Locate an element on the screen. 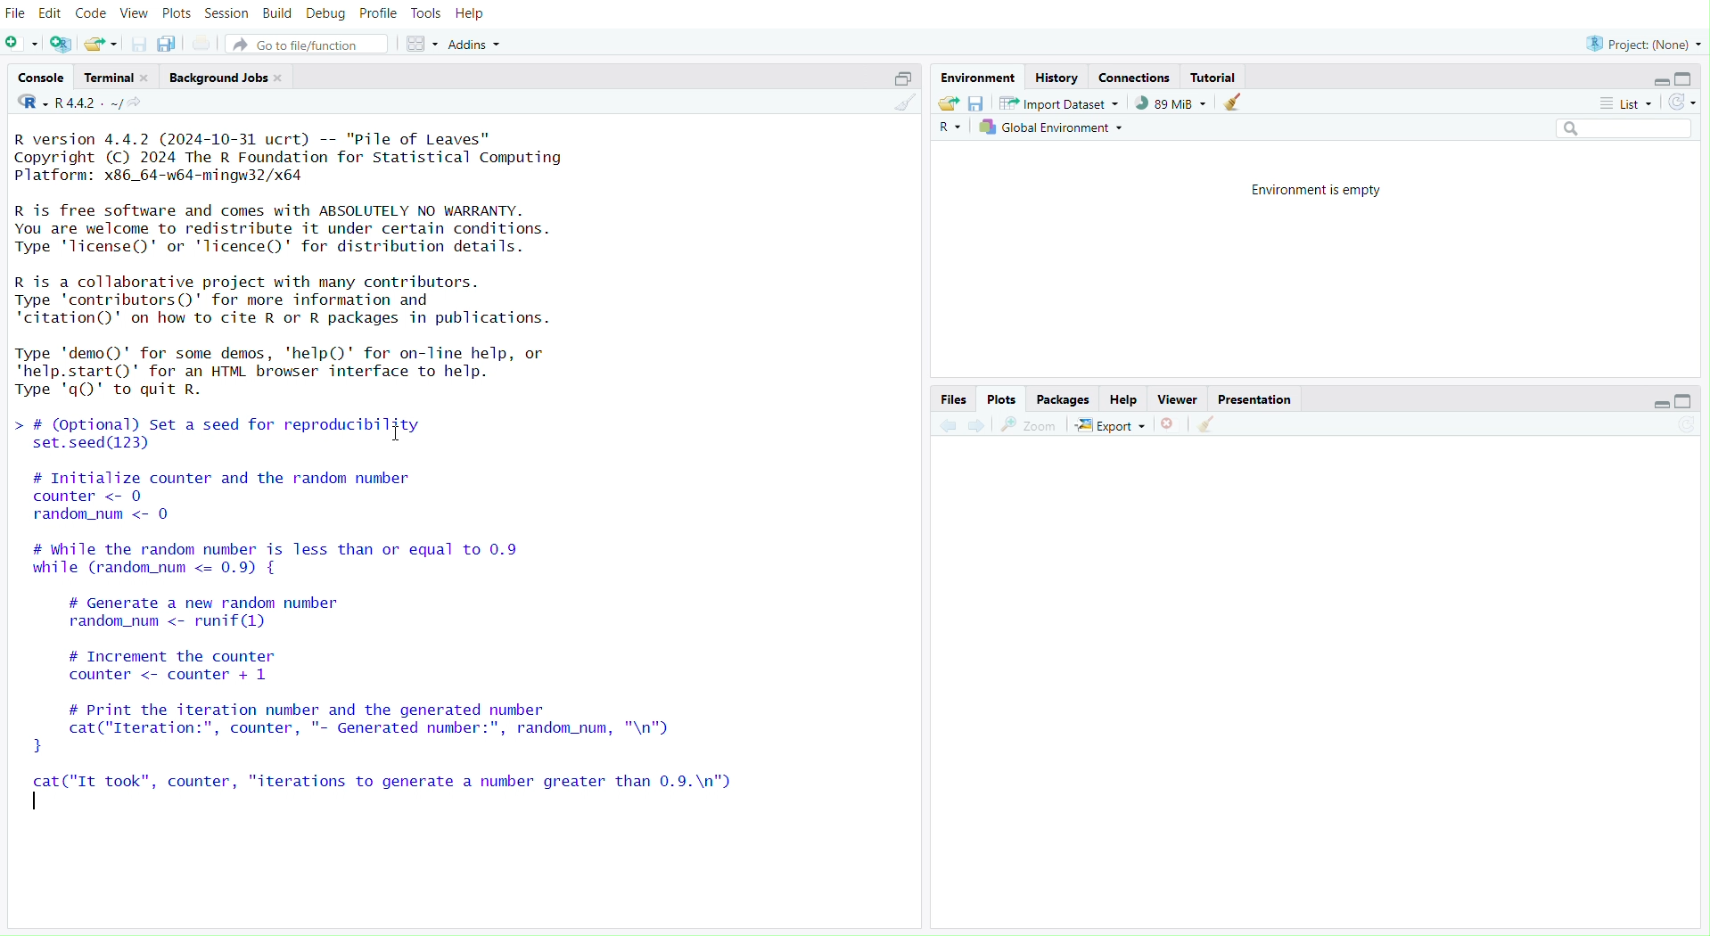 The image size is (1710, 936). Load workspace is located at coordinates (950, 103).